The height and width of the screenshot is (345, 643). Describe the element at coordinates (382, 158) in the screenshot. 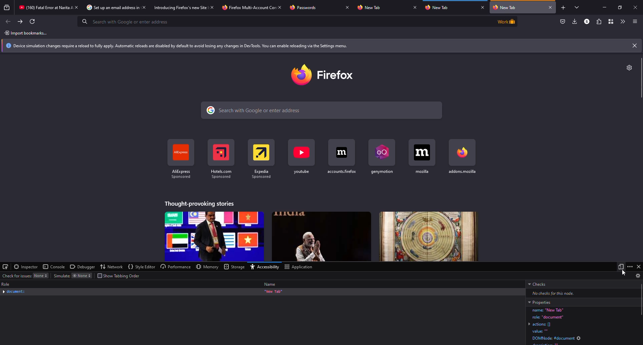

I see `Genymotion shortcut` at that location.